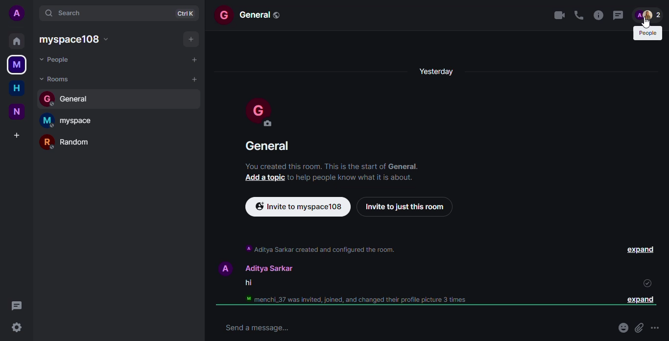  I want to click on add, so click(193, 38).